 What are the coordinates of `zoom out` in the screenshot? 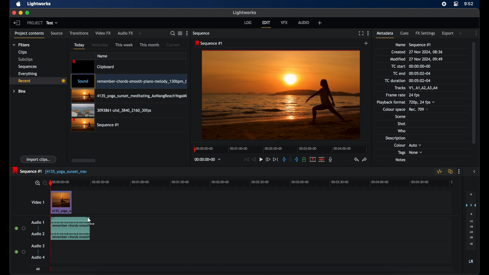 It's located at (44, 183).